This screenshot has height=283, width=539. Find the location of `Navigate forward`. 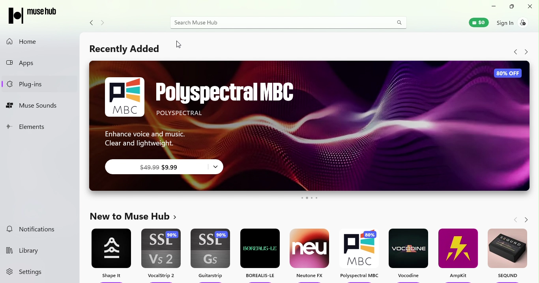

Navigate forward is located at coordinates (529, 52).